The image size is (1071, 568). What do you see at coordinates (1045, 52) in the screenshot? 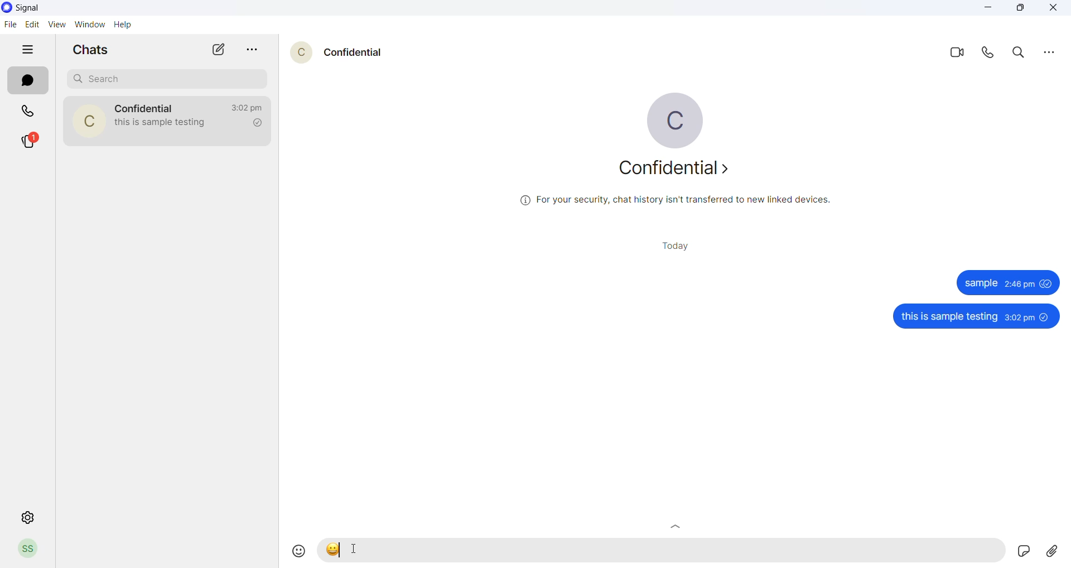
I see `more options` at bounding box center [1045, 52].